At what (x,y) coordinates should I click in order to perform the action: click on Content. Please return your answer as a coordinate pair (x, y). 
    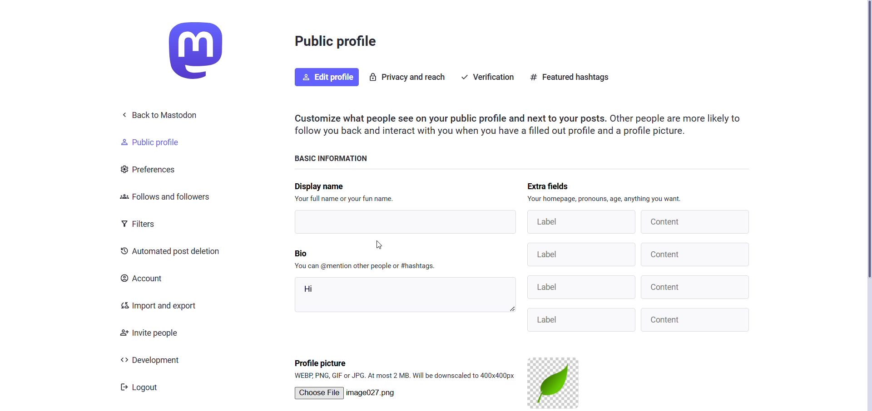
    Looking at the image, I should click on (696, 254).